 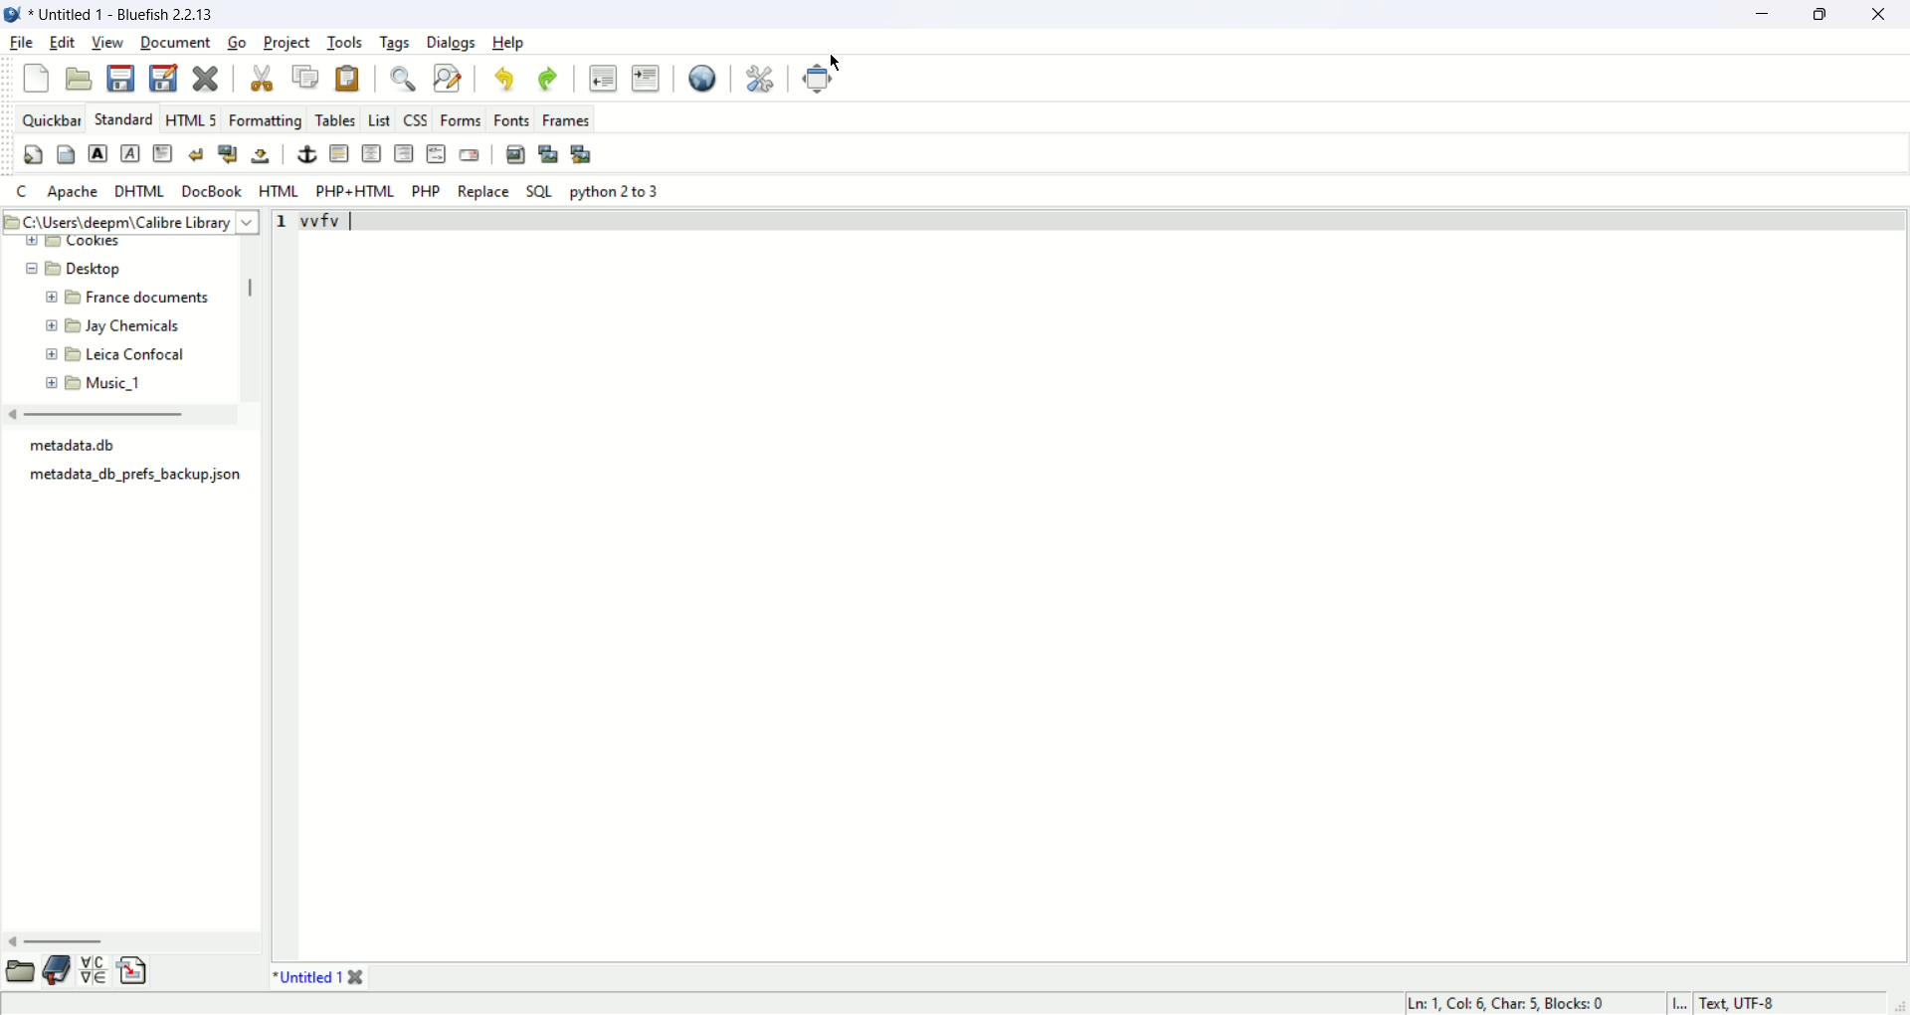 I want to click on fullscreen, so click(x=823, y=81).